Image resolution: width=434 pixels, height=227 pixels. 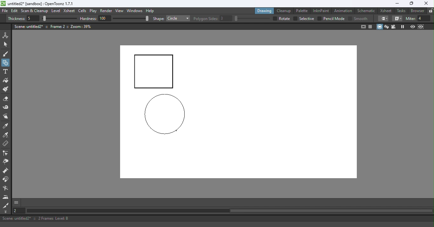 What do you see at coordinates (387, 27) in the screenshot?
I see `3D View` at bounding box center [387, 27].